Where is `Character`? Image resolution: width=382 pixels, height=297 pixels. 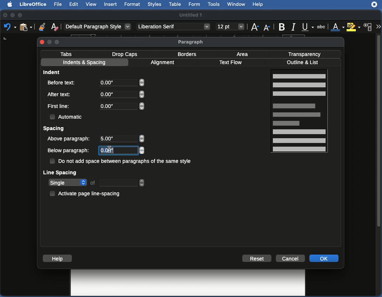 Character is located at coordinates (368, 27).